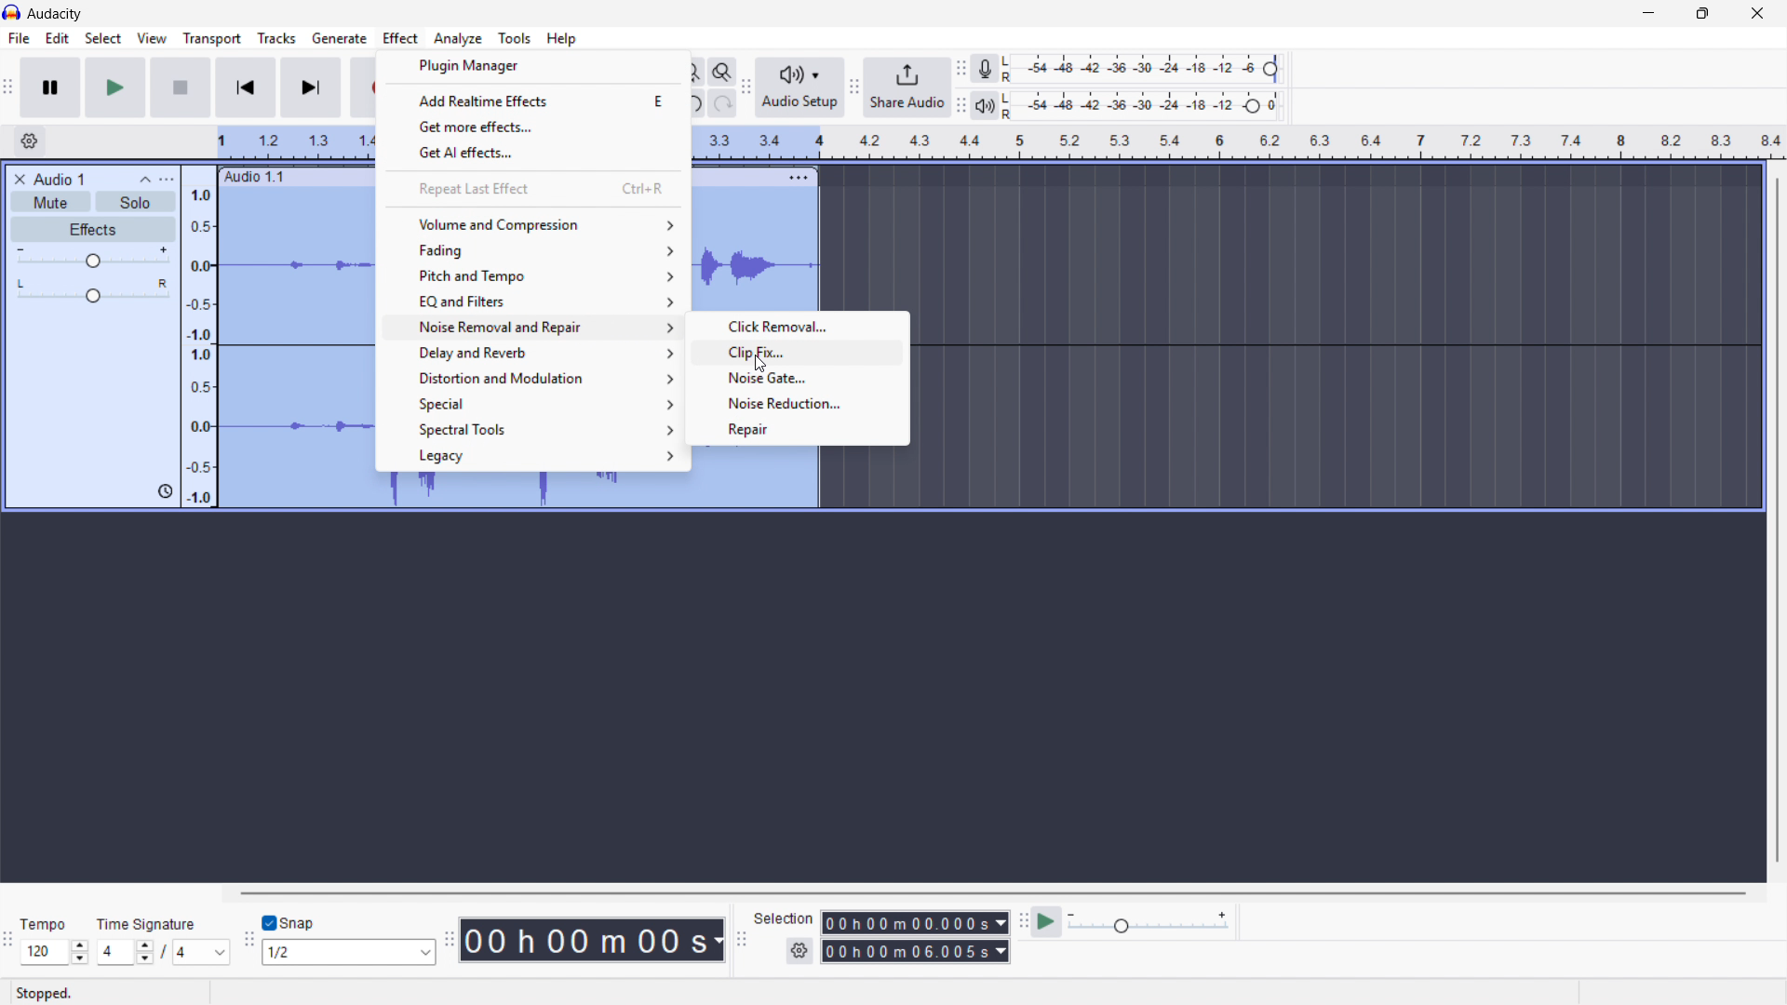 The height and width of the screenshot is (1005, 1787). I want to click on redo, so click(721, 104).